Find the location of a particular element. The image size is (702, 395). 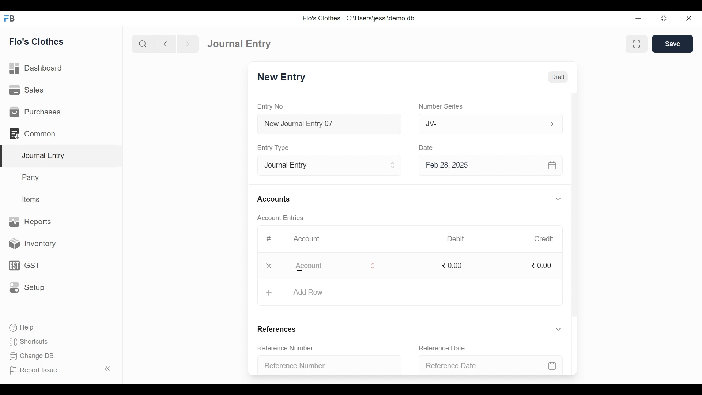

Entry Type is located at coordinates (323, 166).